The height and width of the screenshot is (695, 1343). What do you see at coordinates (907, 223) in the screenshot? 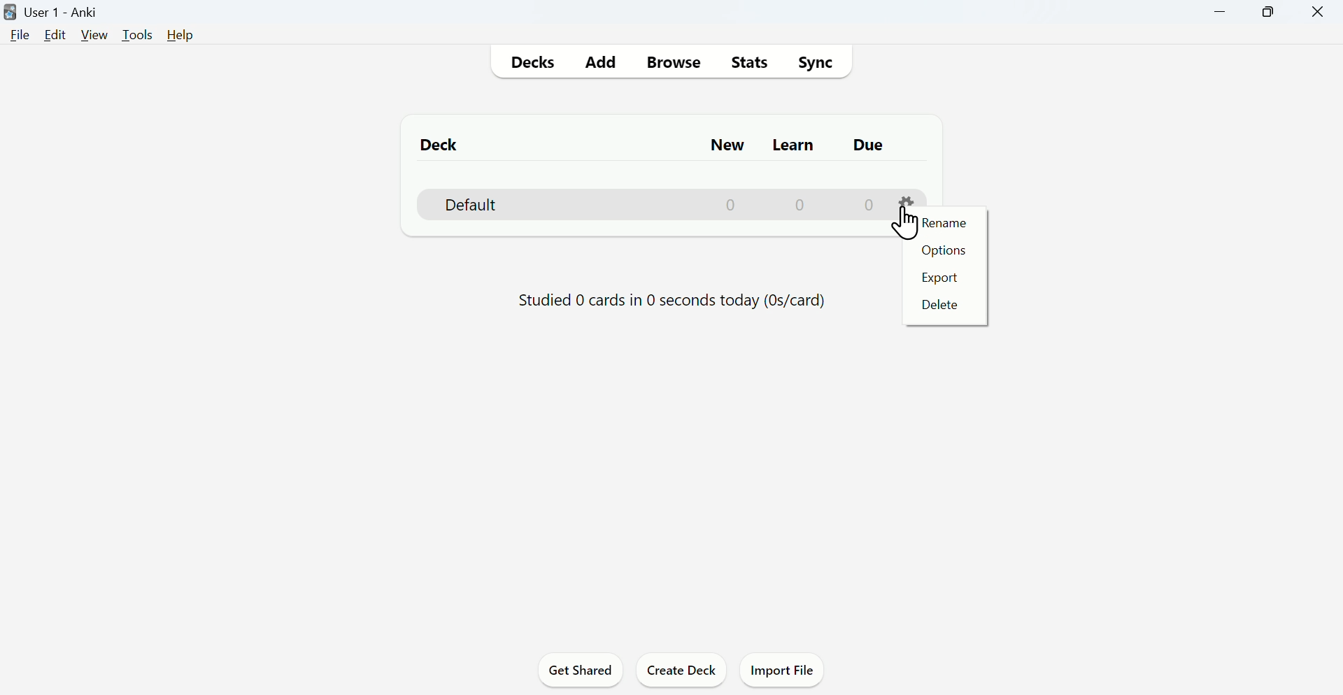
I see `Cursor` at bounding box center [907, 223].